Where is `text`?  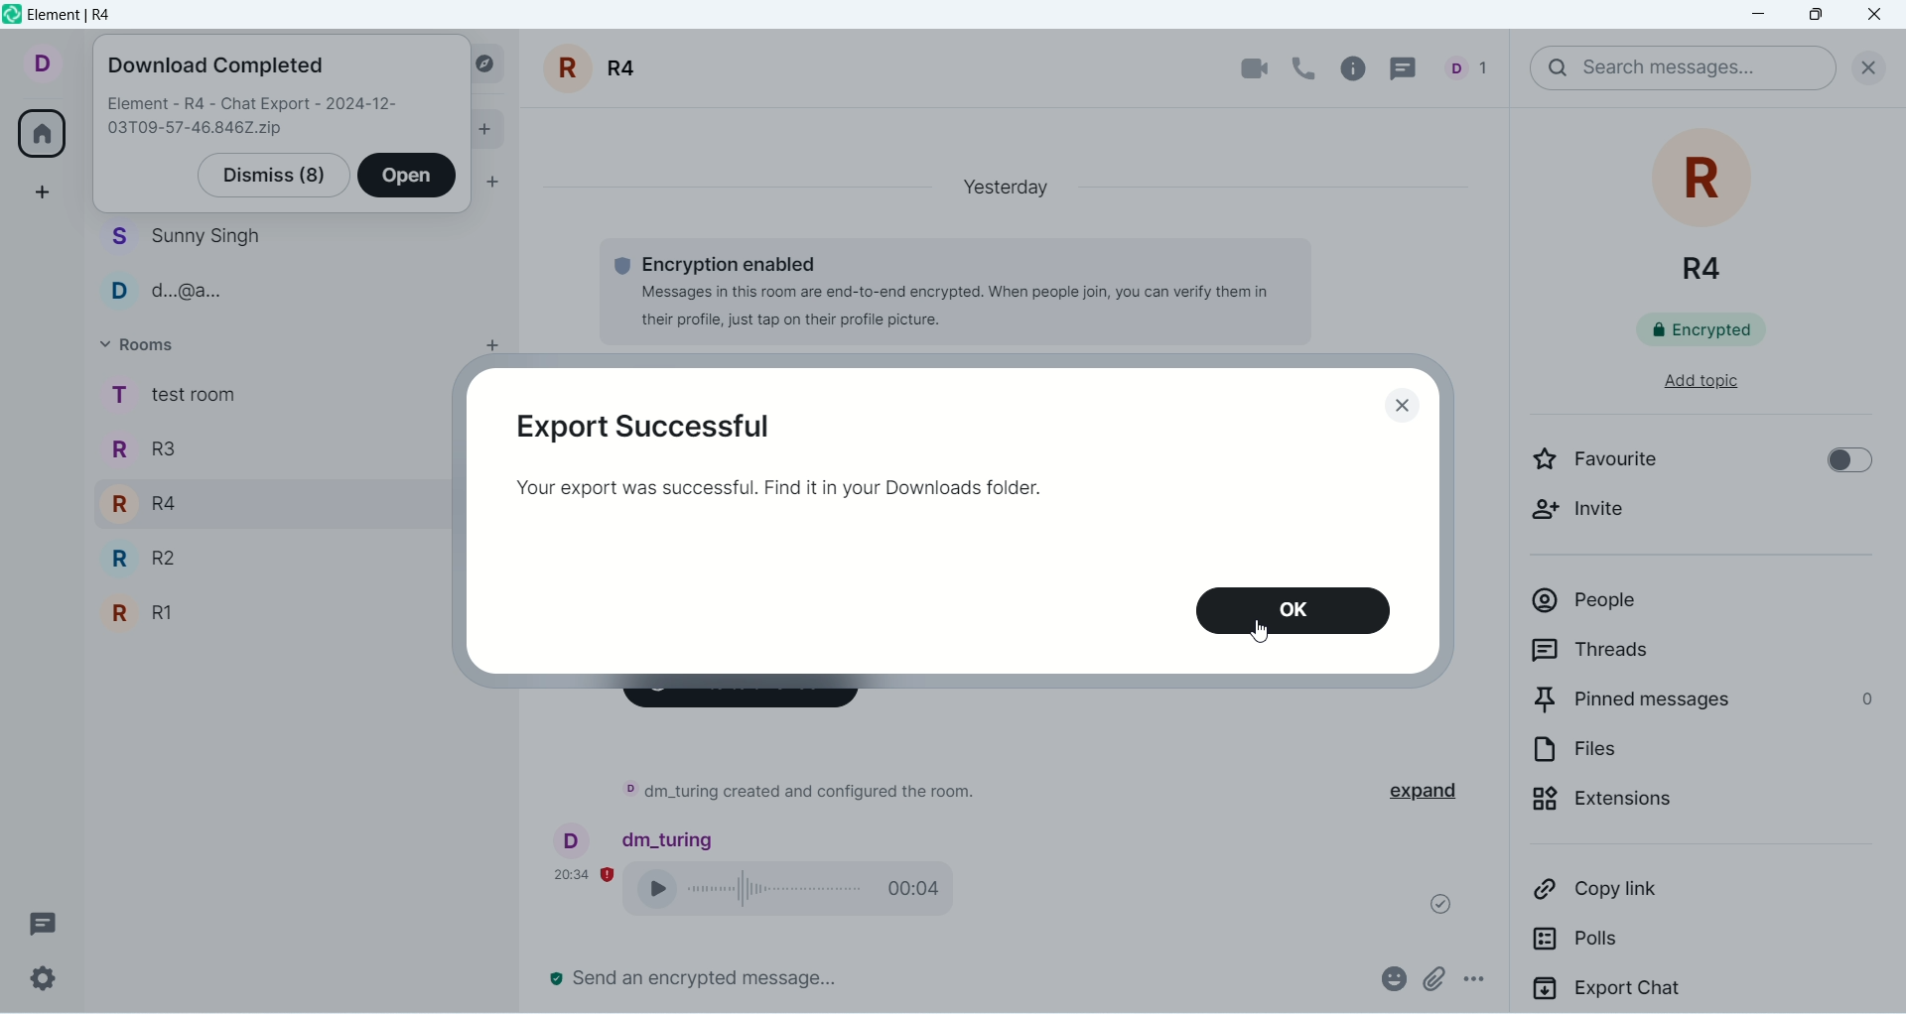
text is located at coordinates (800, 487).